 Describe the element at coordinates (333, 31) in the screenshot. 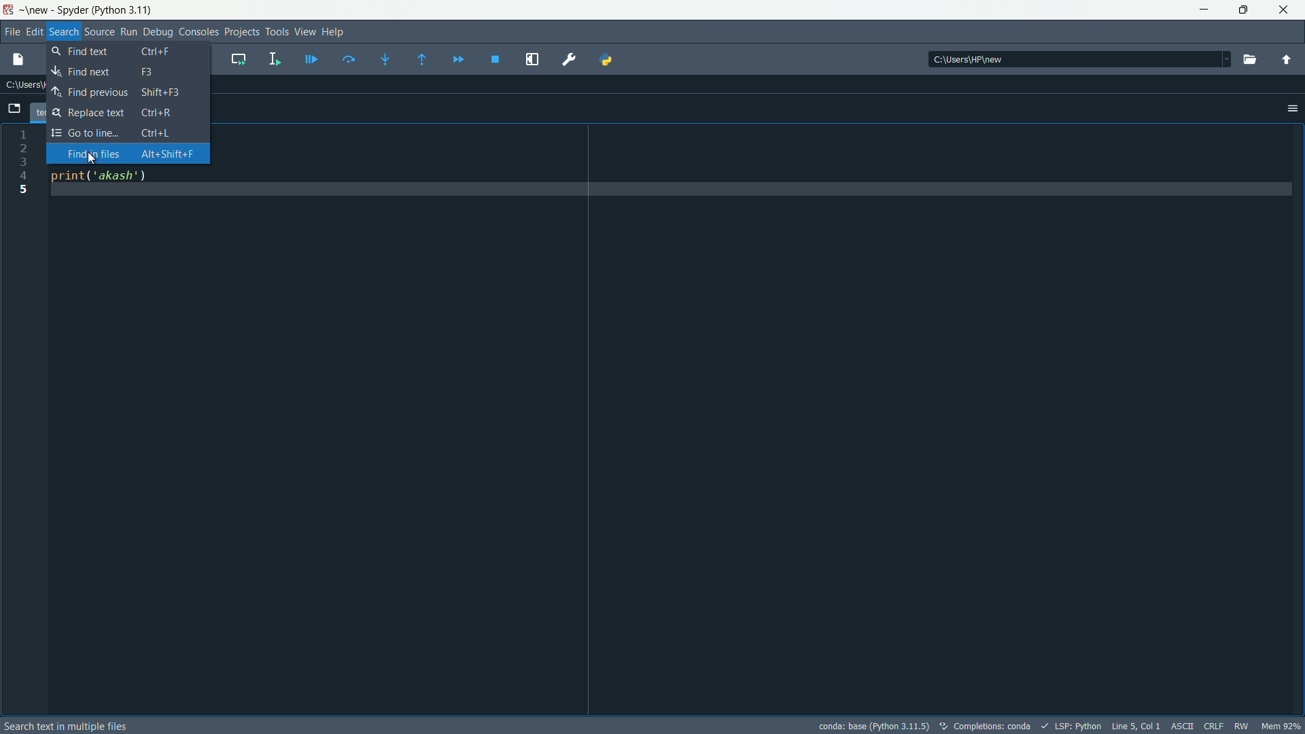

I see `Help Menu` at that location.